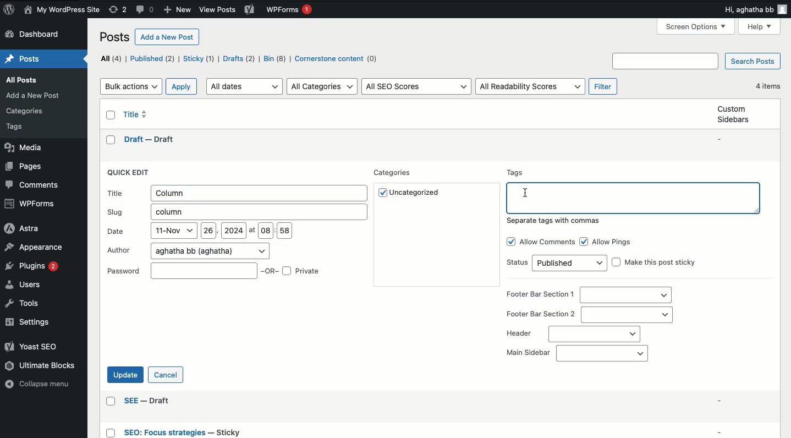  I want to click on Yoast, so click(250, 12).